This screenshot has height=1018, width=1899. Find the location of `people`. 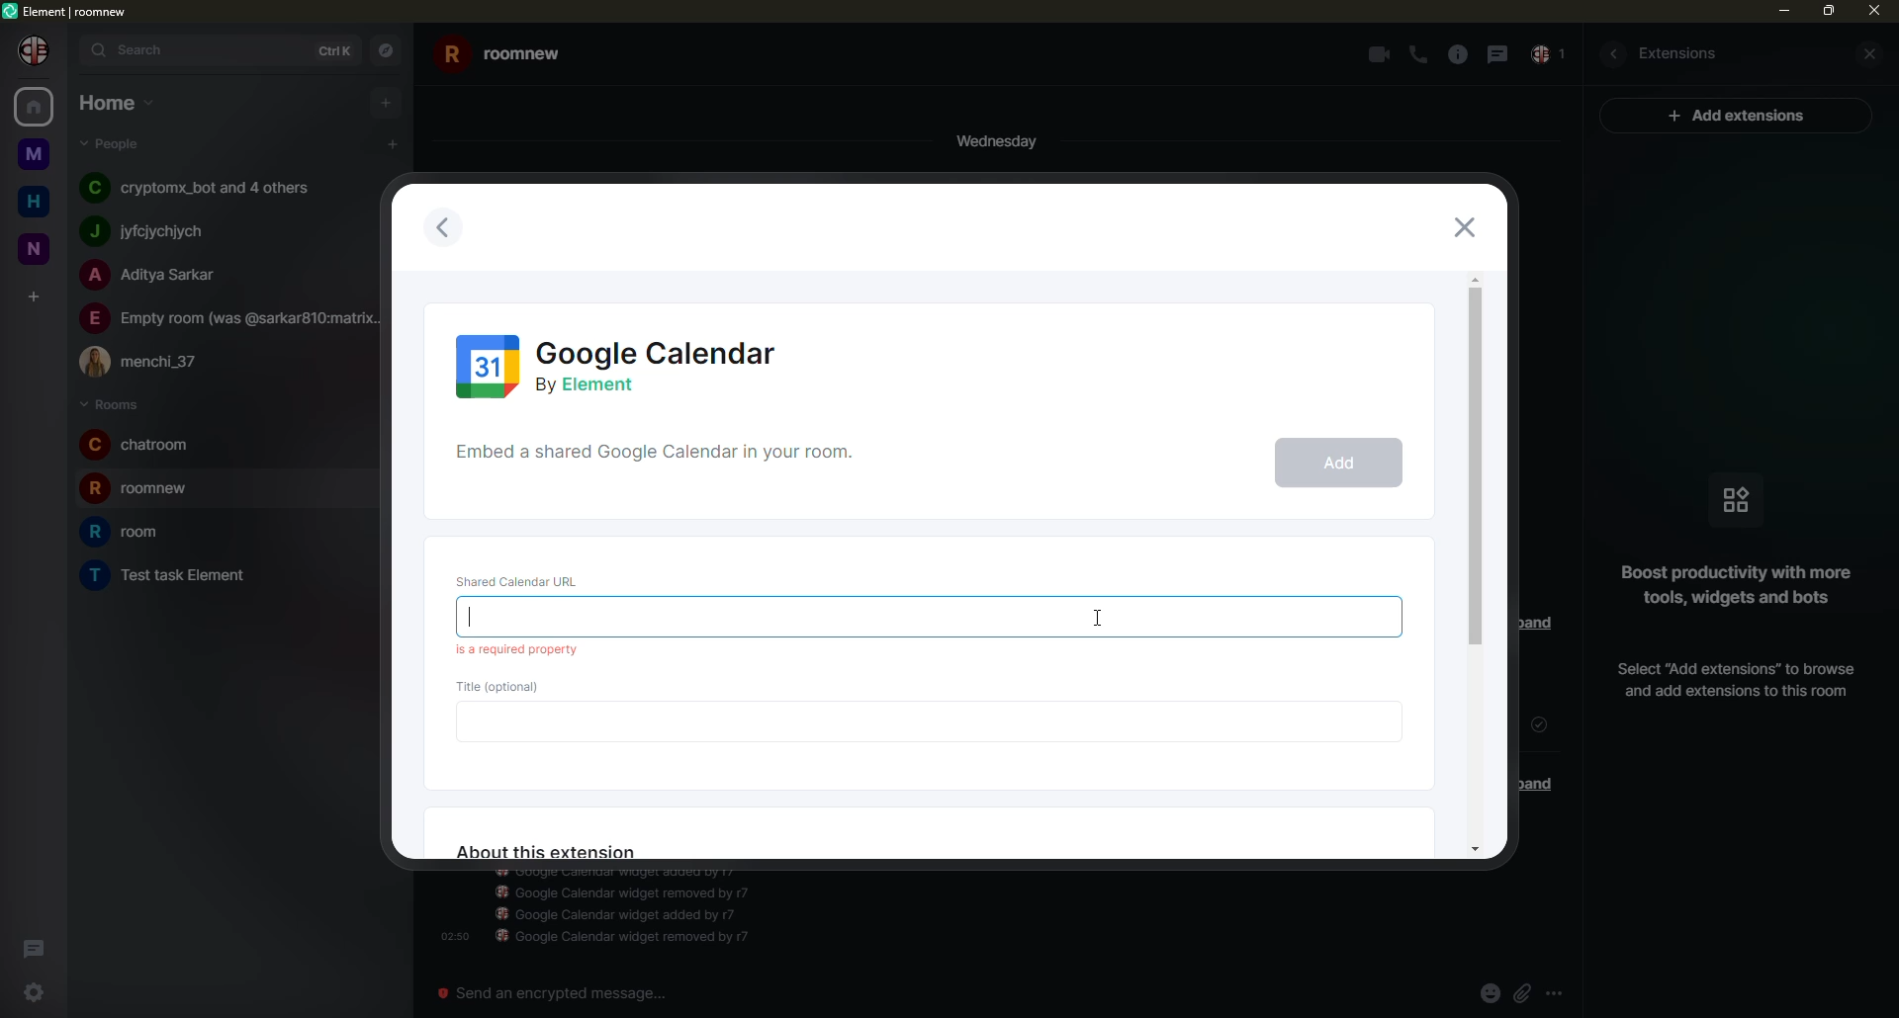

people is located at coordinates (157, 276).